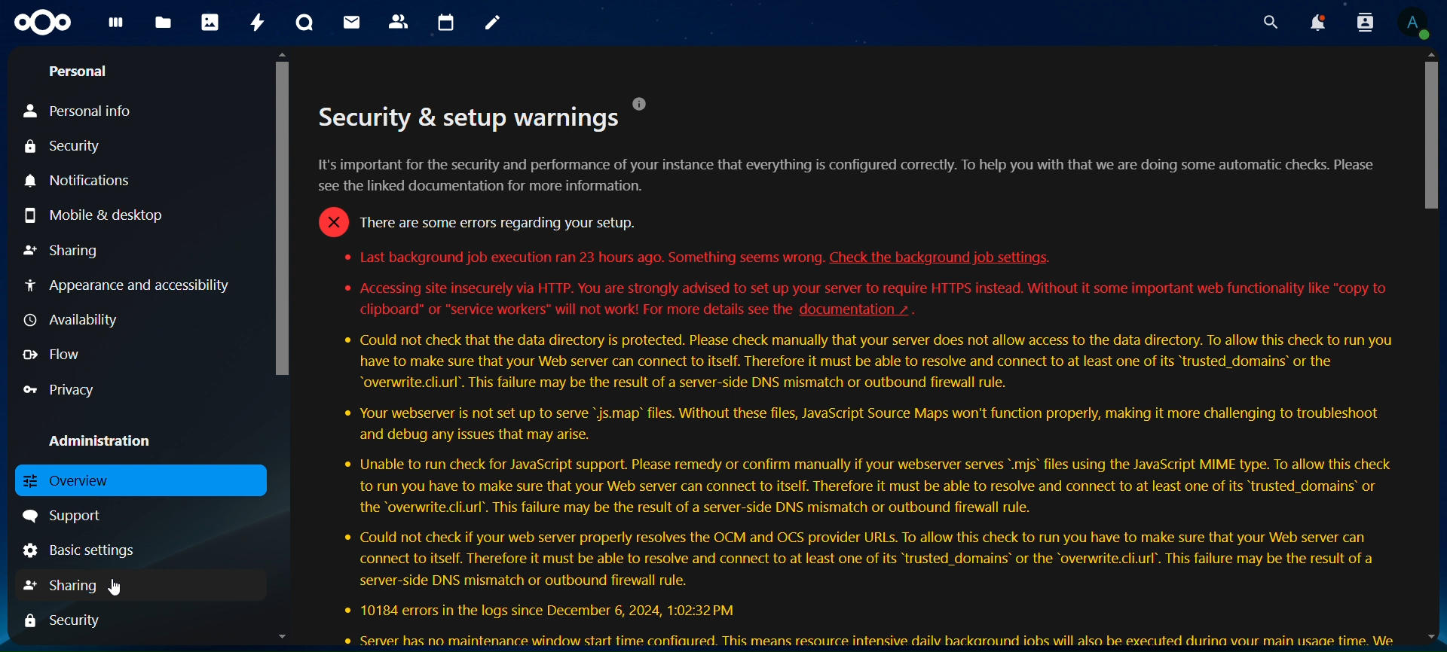 This screenshot has width=1447, height=652. What do you see at coordinates (114, 29) in the screenshot?
I see `dashboard` at bounding box center [114, 29].